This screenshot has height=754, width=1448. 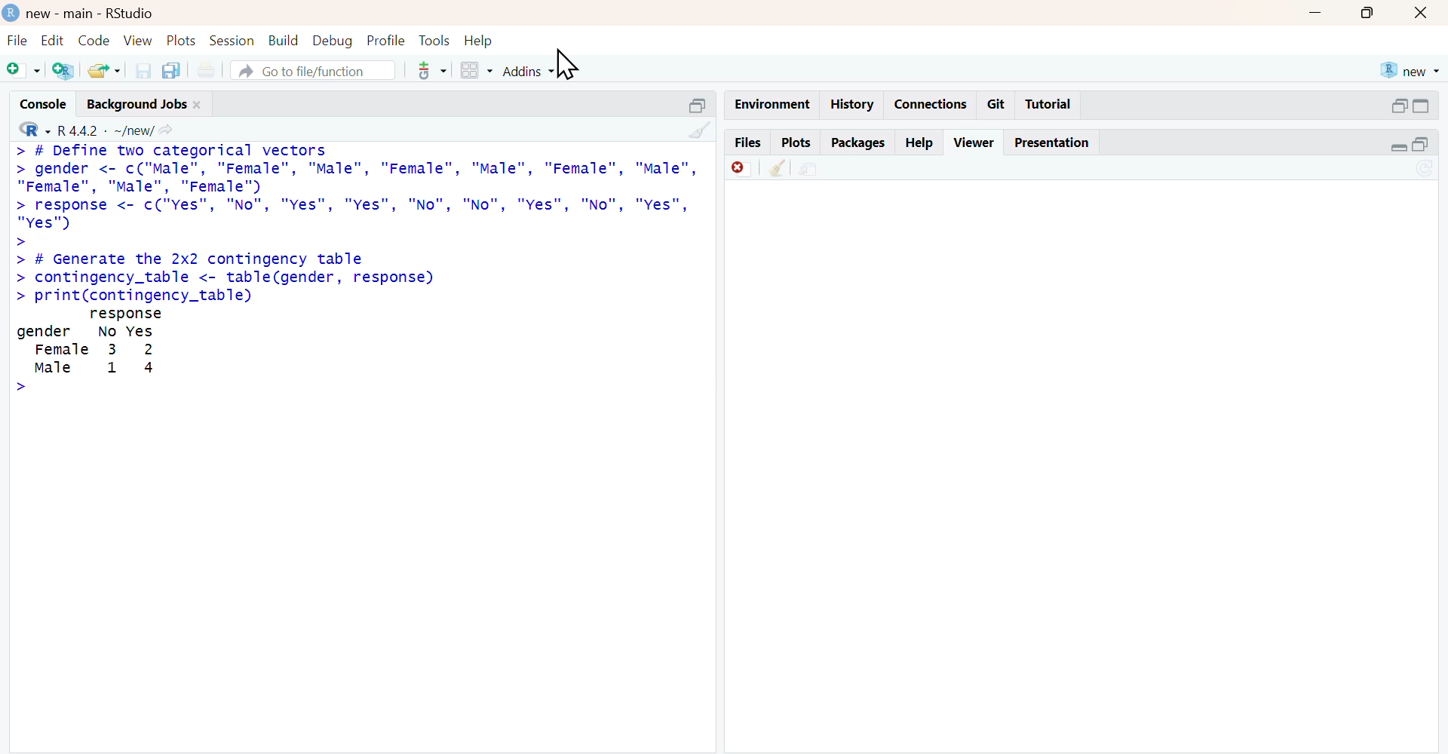 I want to click on help, so click(x=479, y=42).